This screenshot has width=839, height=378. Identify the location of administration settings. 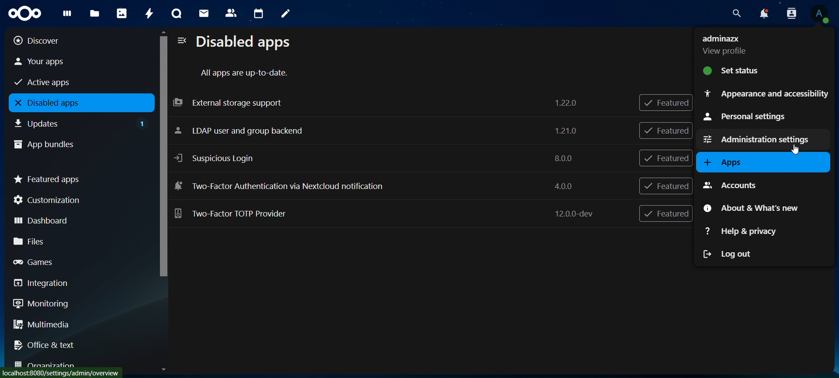
(757, 138).